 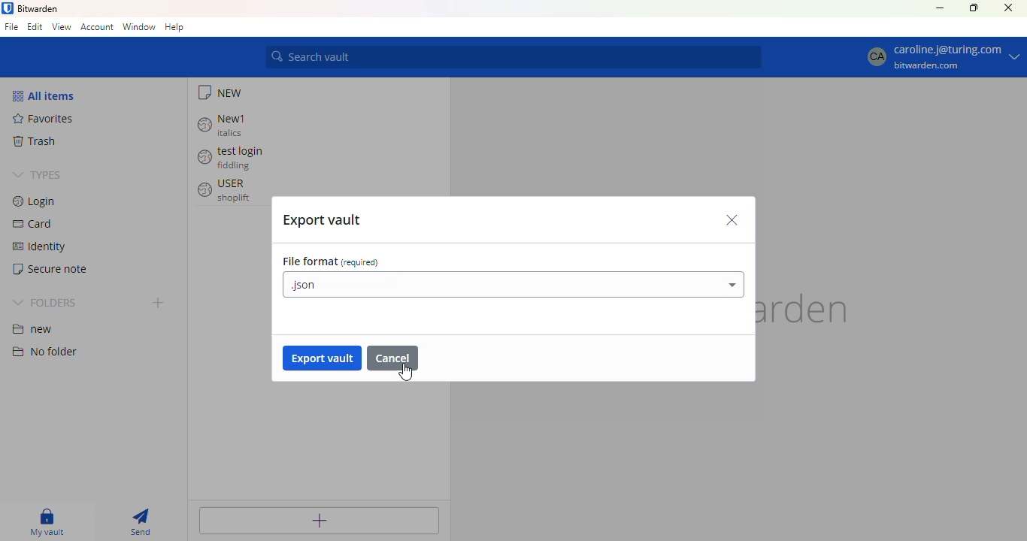 I want to click on secure note, so click(x=50, y=269).